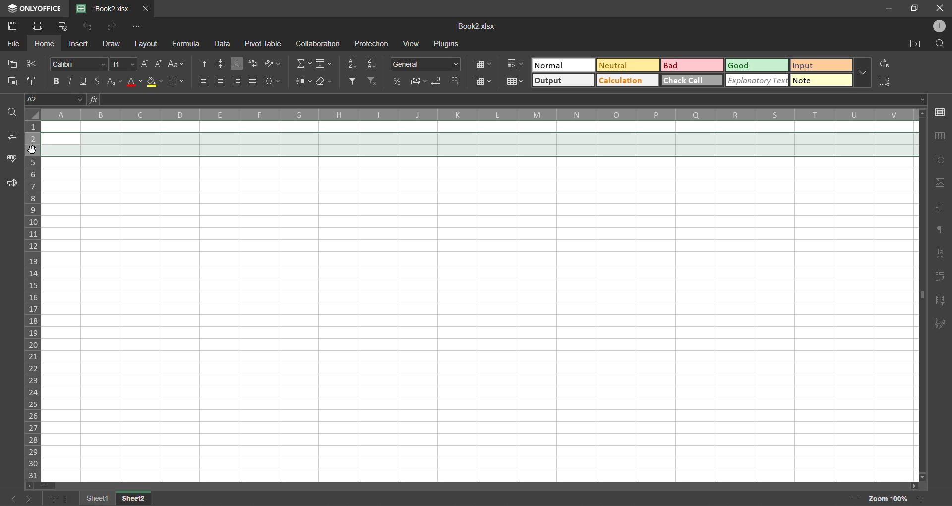 Image resolution: width=952 pixels, height=506 pixels. What do you see at coordinates (34, 302) in the screenshot?
I see `row numbers` at bounding box center [34, 302].